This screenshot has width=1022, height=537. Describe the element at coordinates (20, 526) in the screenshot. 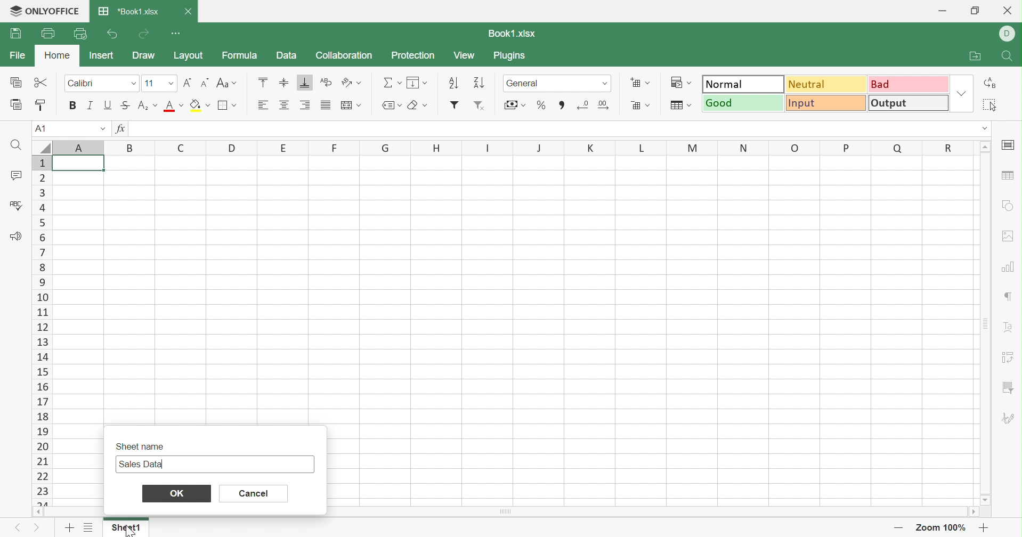

I see `Previous` at that location.